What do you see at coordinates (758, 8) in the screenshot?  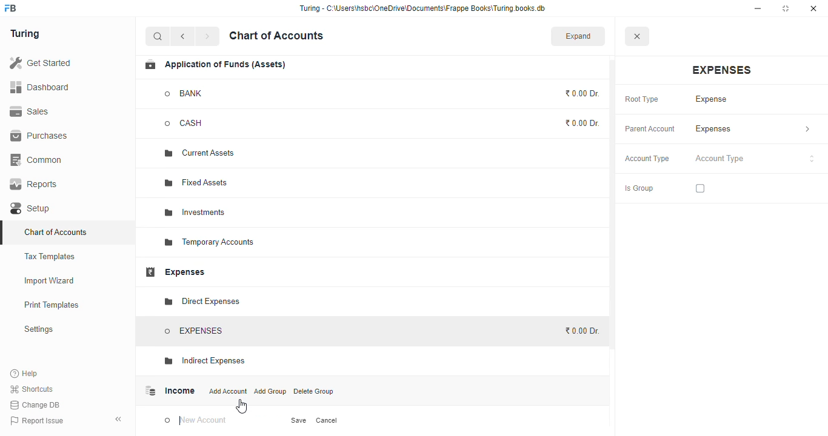 I see `minimize` at bounding box center [758, 8].